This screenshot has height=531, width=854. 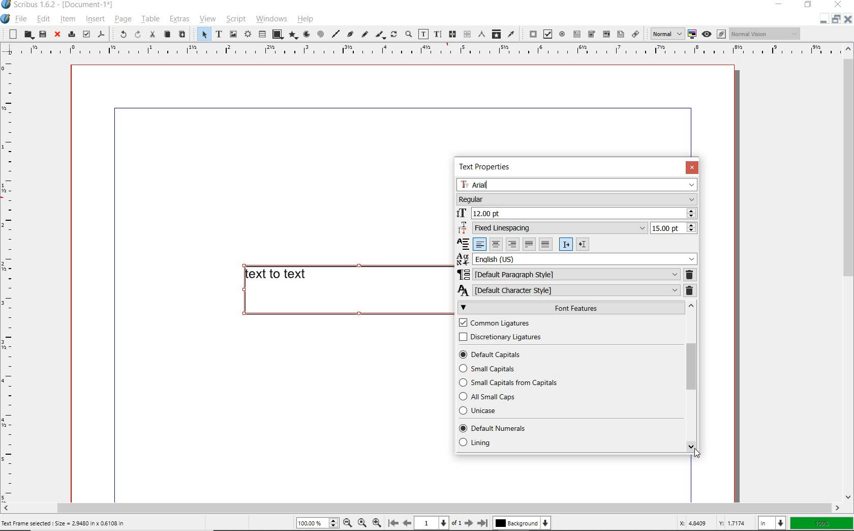 I want to click on Forced justified, so click(x=546, y=244).